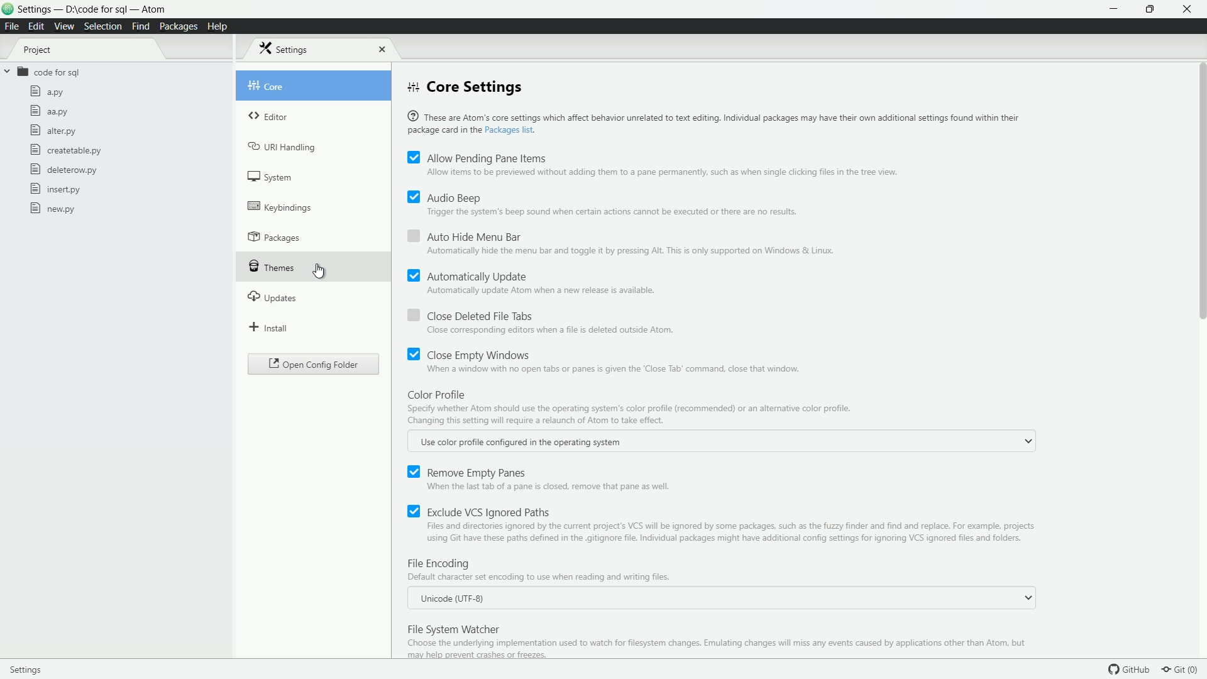 Image resolution: width=1207 pixels, height=679 pixels. What do you see at coordinates (452, 629) in the screenshot?
I see `file system watcher` at bounding box center [452, 629].